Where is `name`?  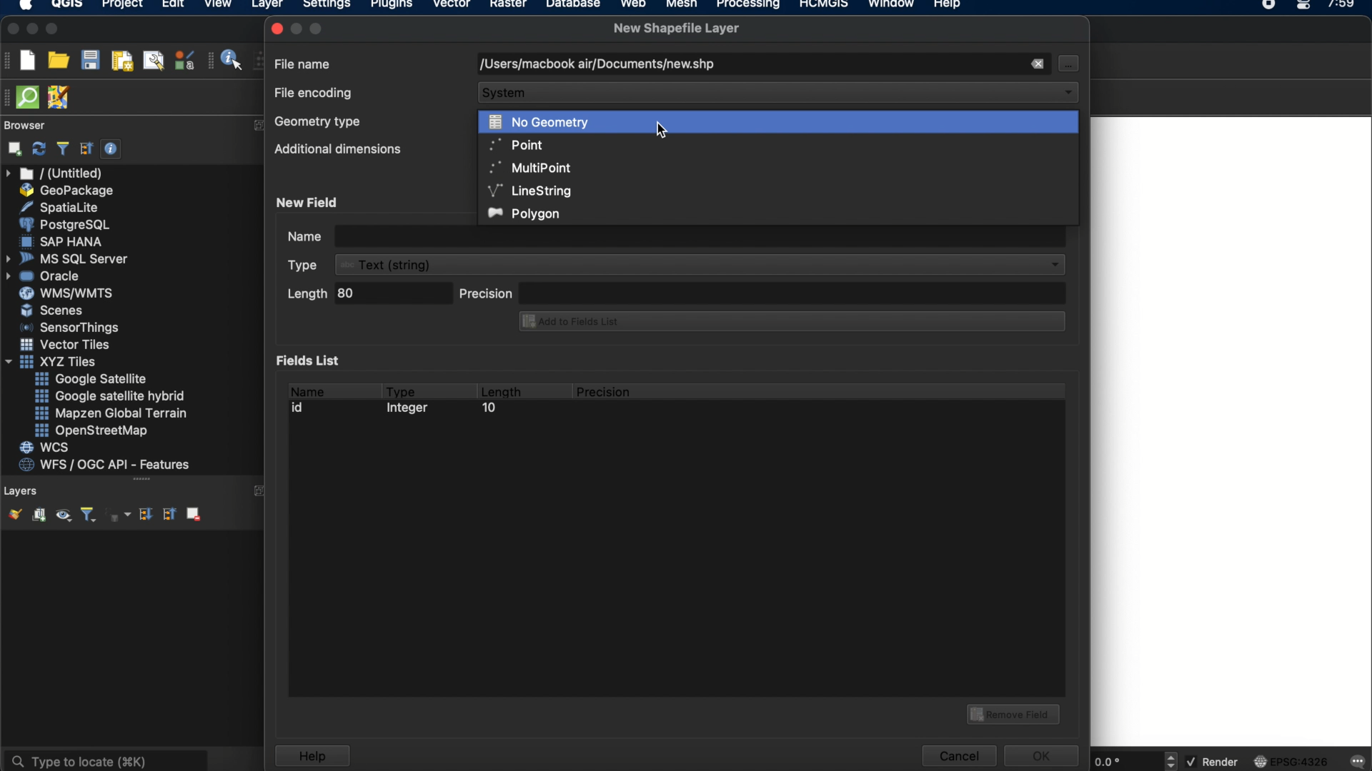
name is located at coordinates (306, 389).